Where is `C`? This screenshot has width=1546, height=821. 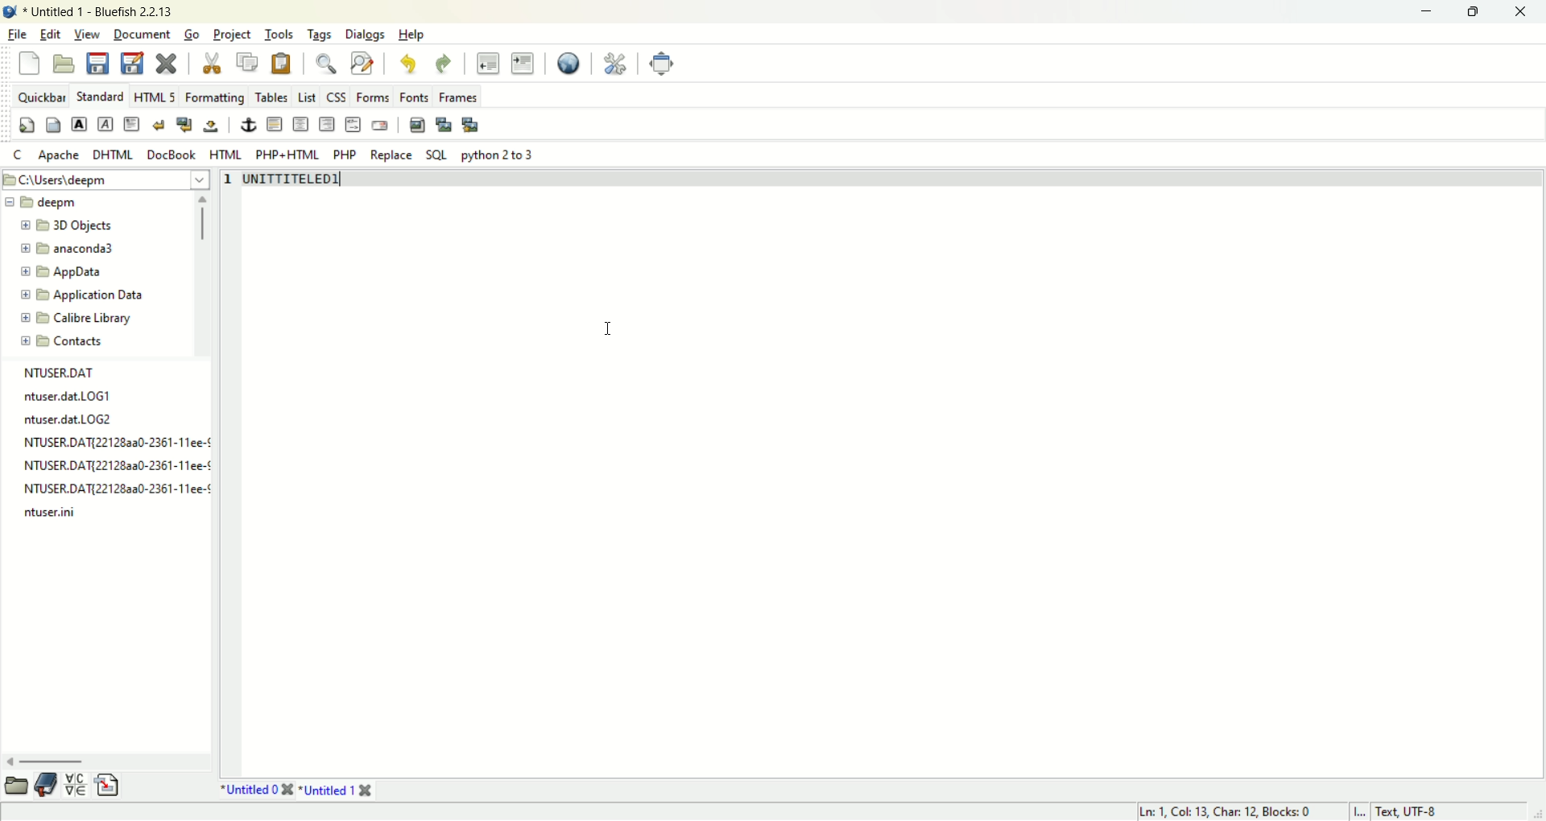 C is located at coordinates (18, 156).